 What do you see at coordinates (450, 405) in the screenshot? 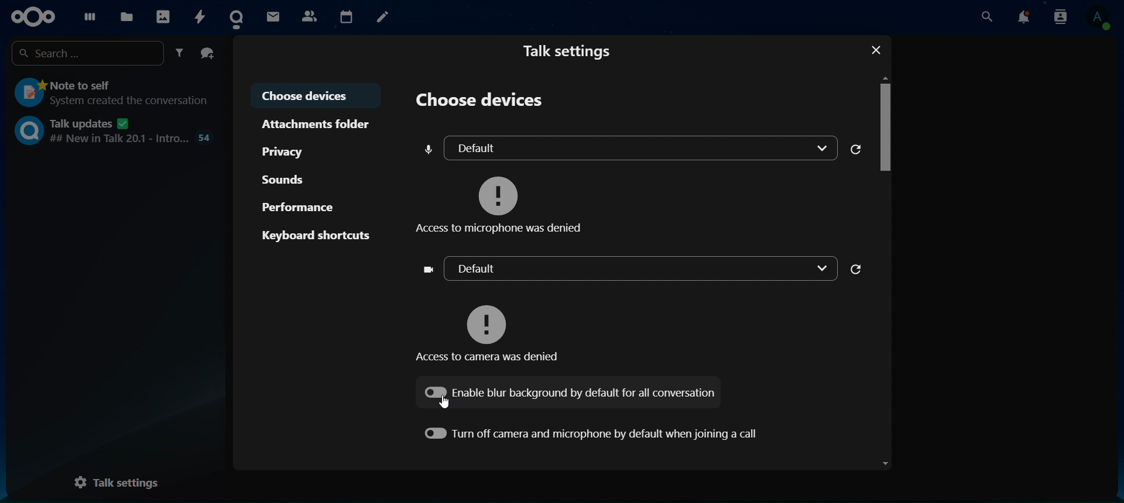
I see `cursor` at bounding box center [450, 405].